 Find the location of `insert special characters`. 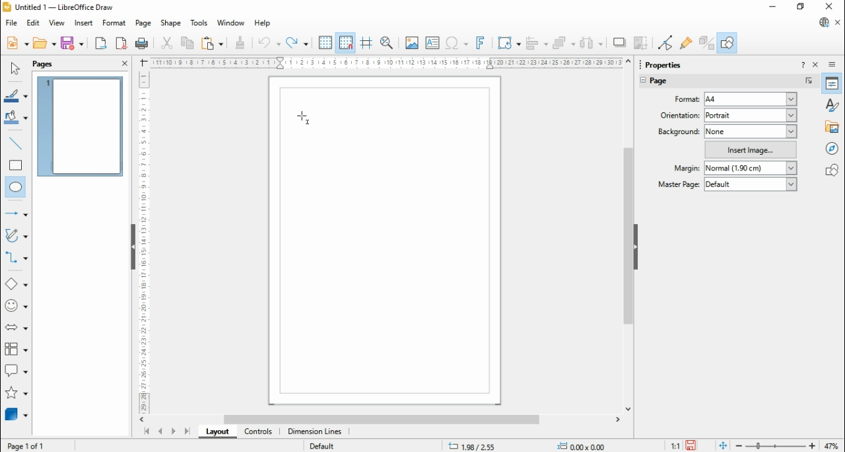

insert special characters is located at coordinates (457, 42).